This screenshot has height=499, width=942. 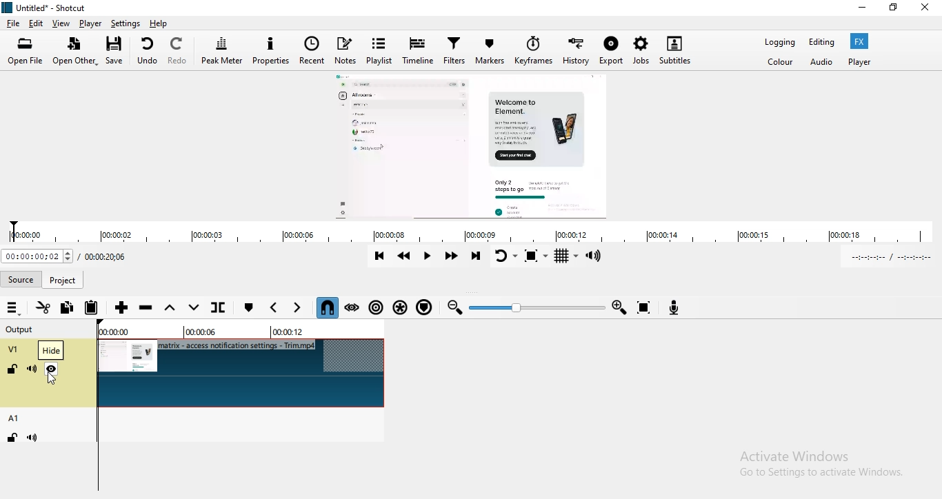 What do you see at coordinates (179, 50) in the screenshot?
I see `Redo` at bounding box center [179, 50].